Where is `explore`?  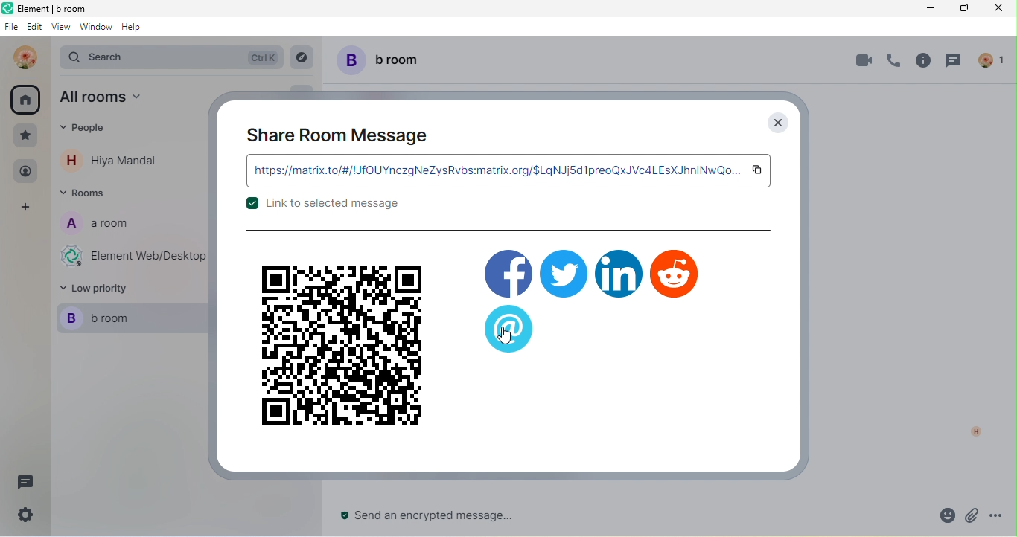 explore is located at coordinates (302, 57).